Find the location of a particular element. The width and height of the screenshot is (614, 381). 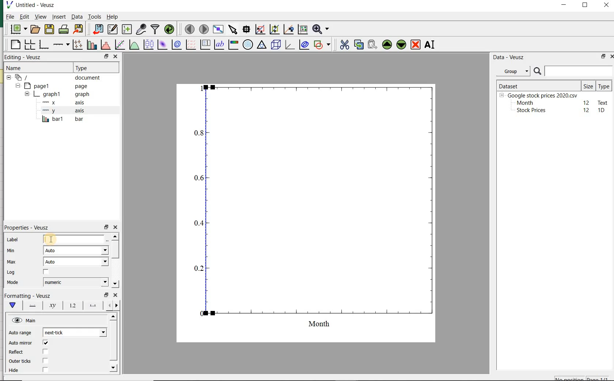

tick labels is located at coordinates (71, 307).